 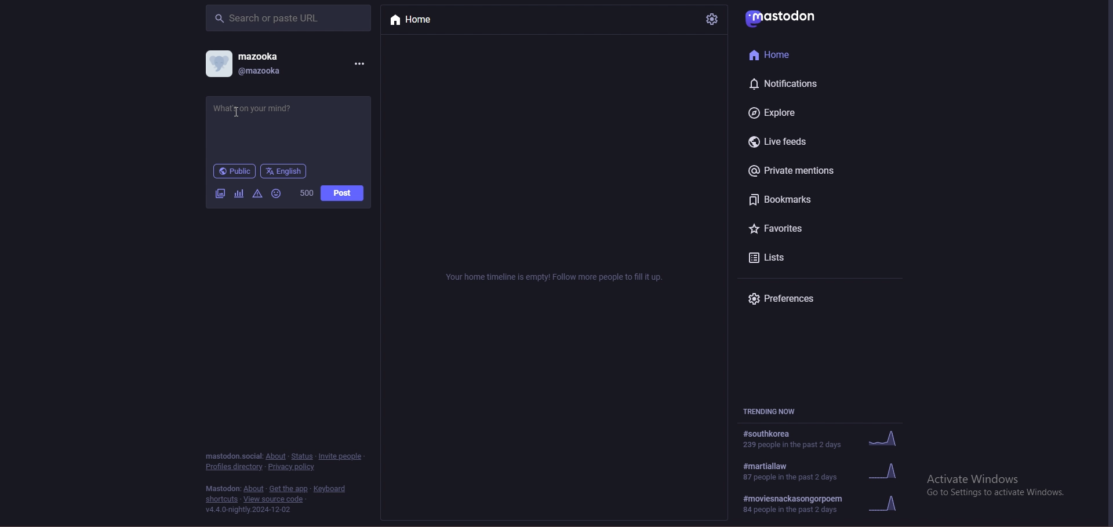 I want to click on polls, so click(x=239, y=193).